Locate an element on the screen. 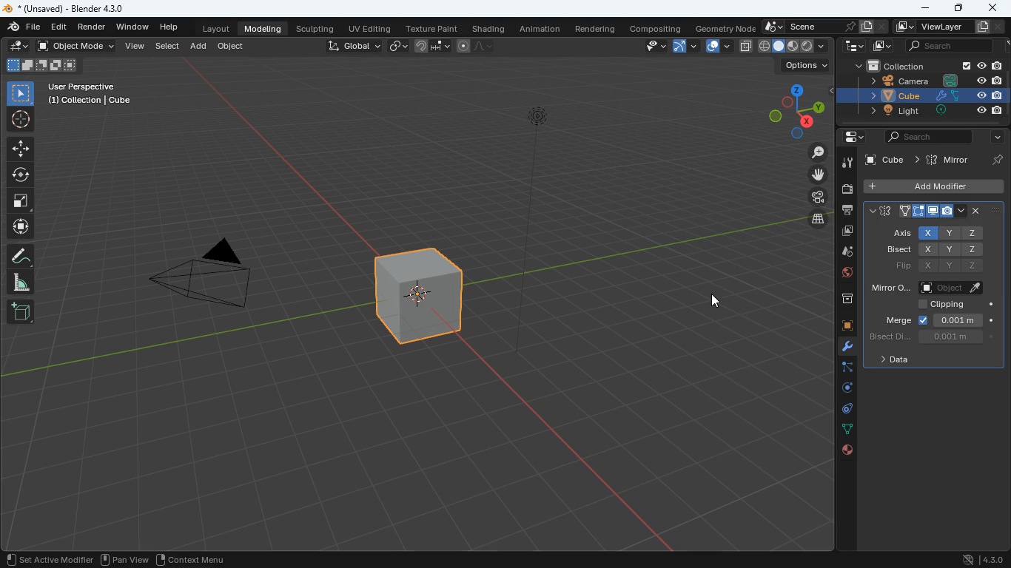 This screenshot has height=568, width=1011. camera is located at coordinates (214, 278).